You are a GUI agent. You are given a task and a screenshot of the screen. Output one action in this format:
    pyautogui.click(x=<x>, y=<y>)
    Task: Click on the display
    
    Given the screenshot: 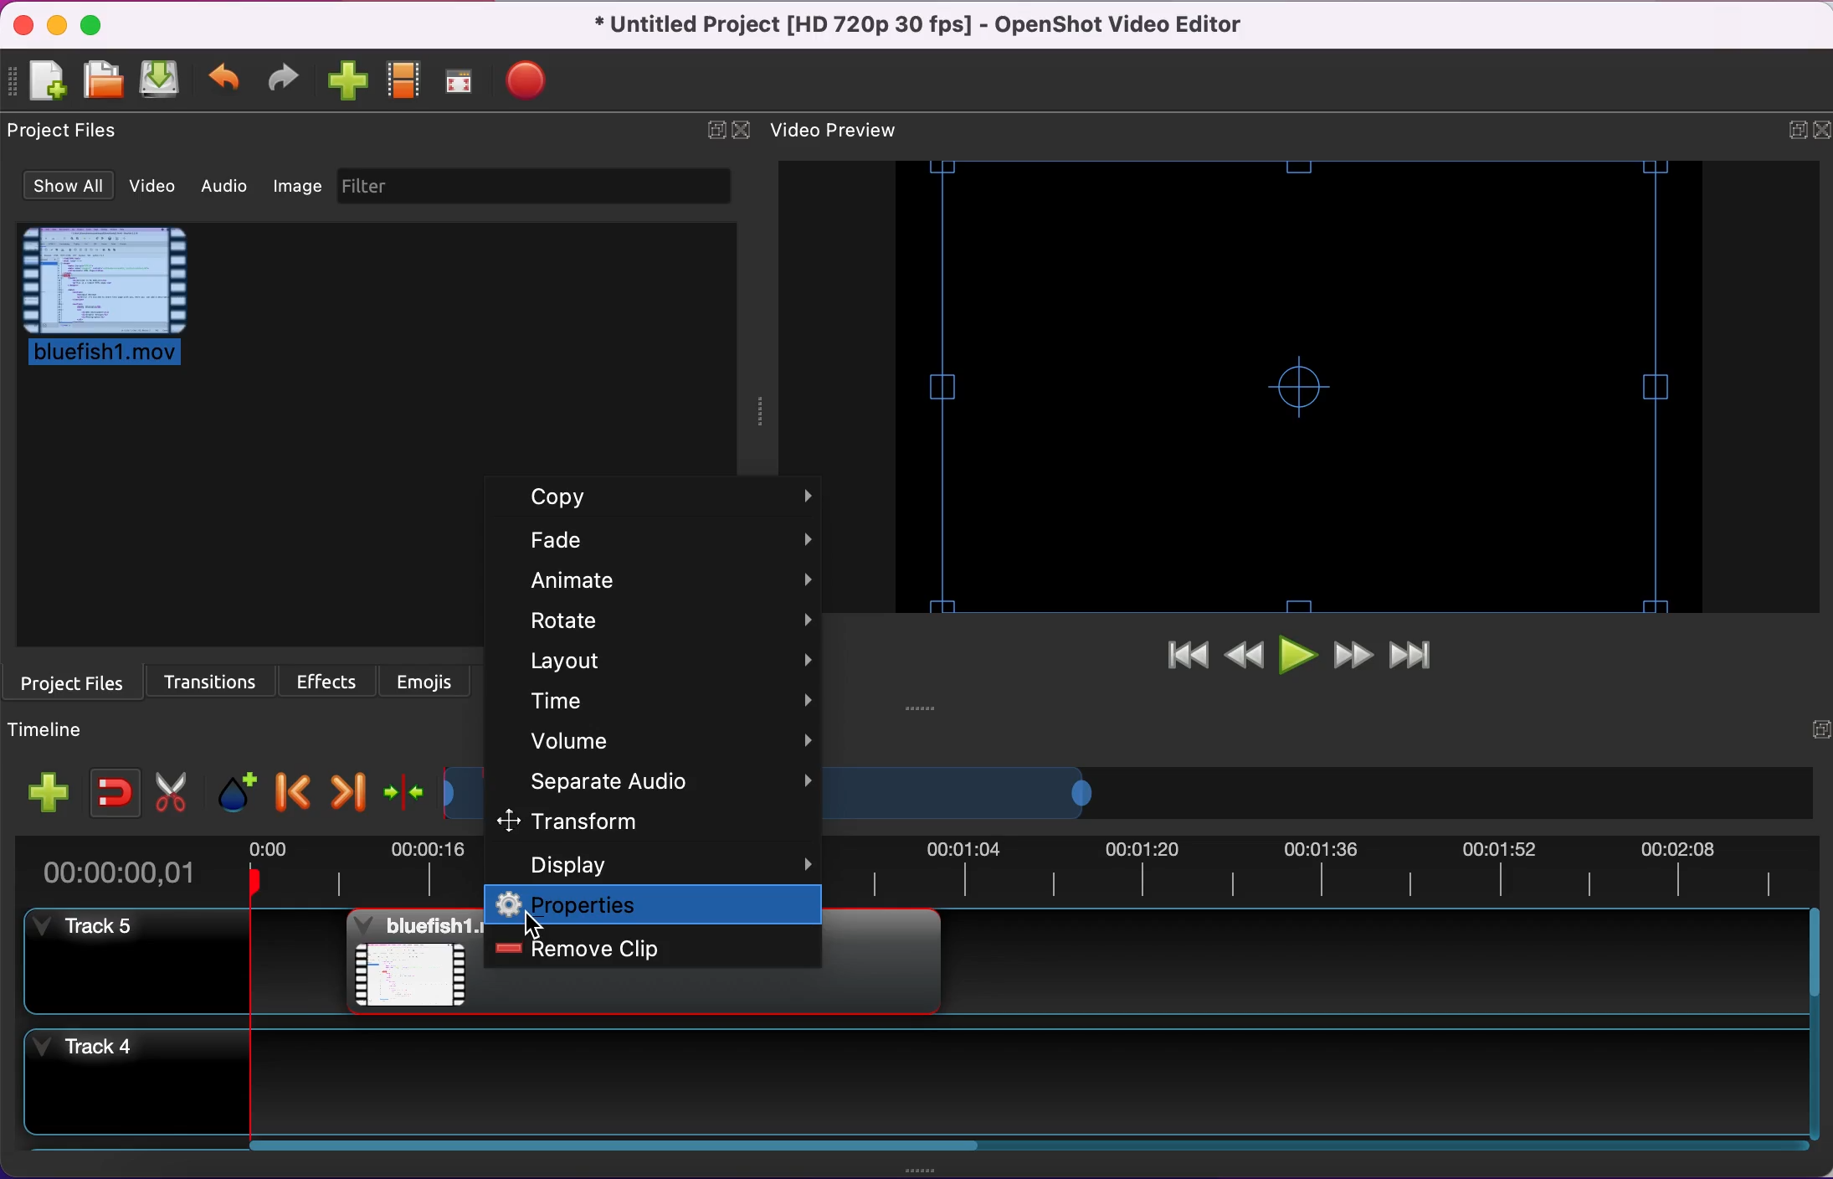 What is the action you would take?
    pyautogui.click(x=650, y=865)
    